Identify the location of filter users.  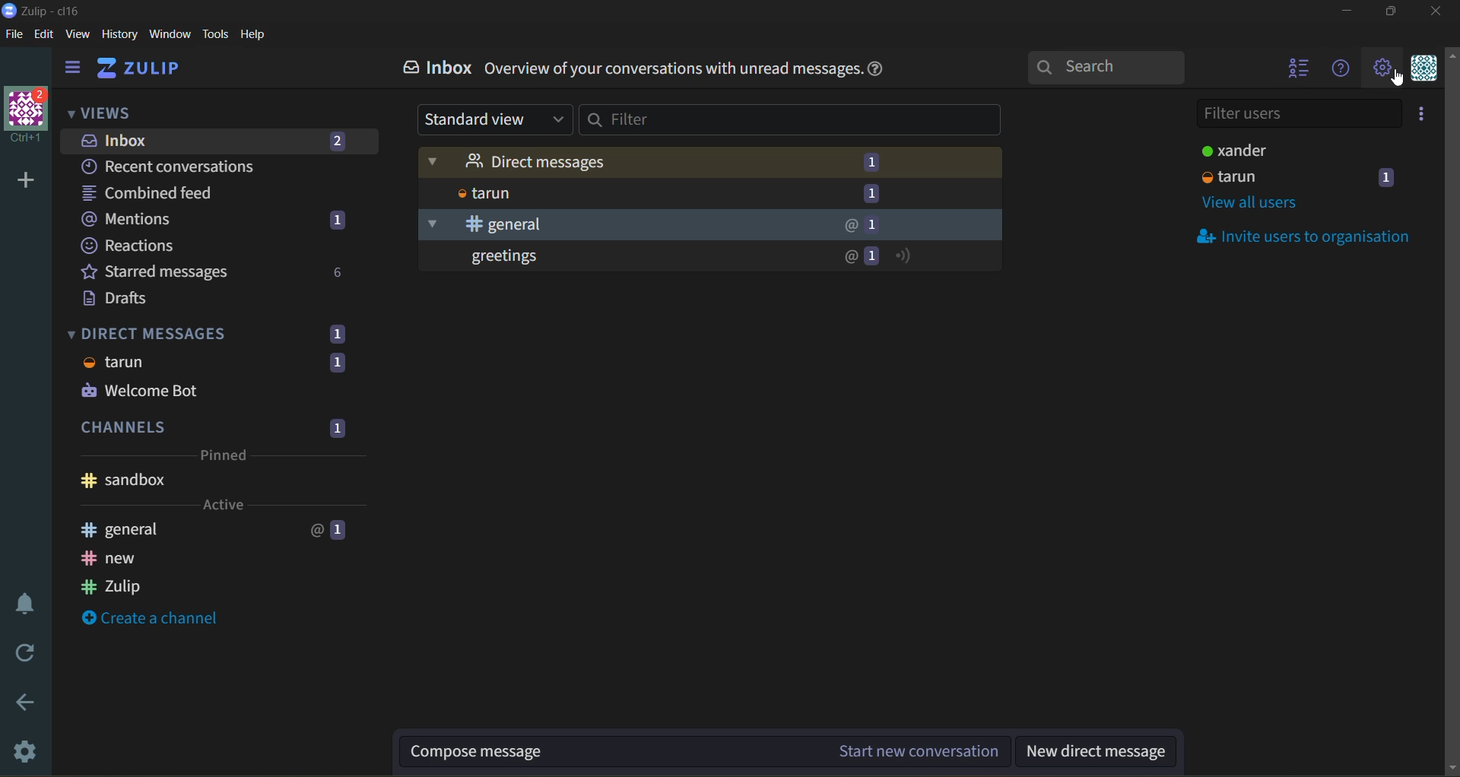
(1299, 112).